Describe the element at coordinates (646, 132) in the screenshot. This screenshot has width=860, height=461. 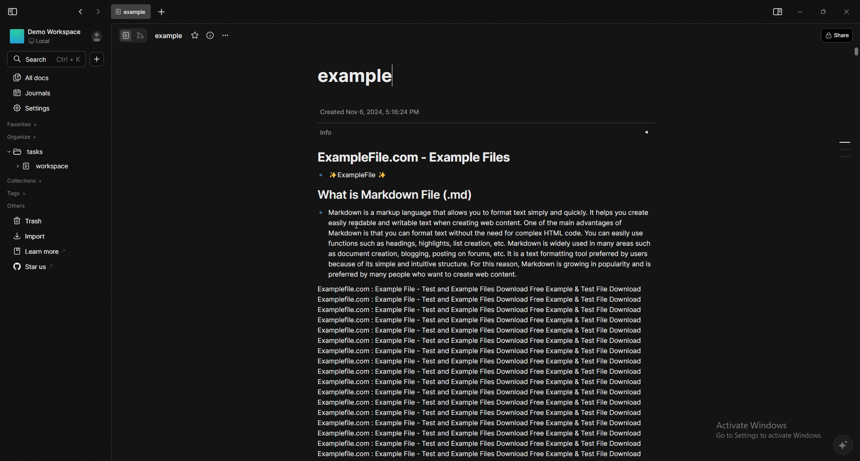
I see `show` at that location.